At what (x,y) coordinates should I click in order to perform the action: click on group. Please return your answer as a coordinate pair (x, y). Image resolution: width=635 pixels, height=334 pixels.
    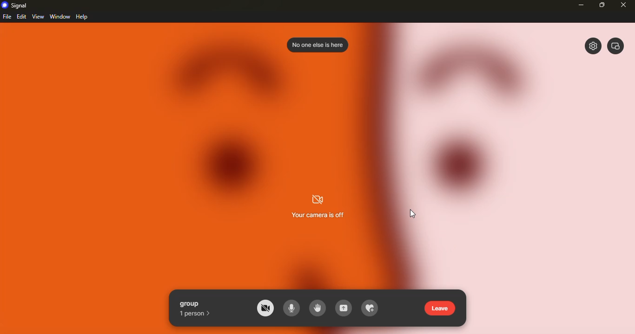
    Looking at the image, I should click on (190, 303).